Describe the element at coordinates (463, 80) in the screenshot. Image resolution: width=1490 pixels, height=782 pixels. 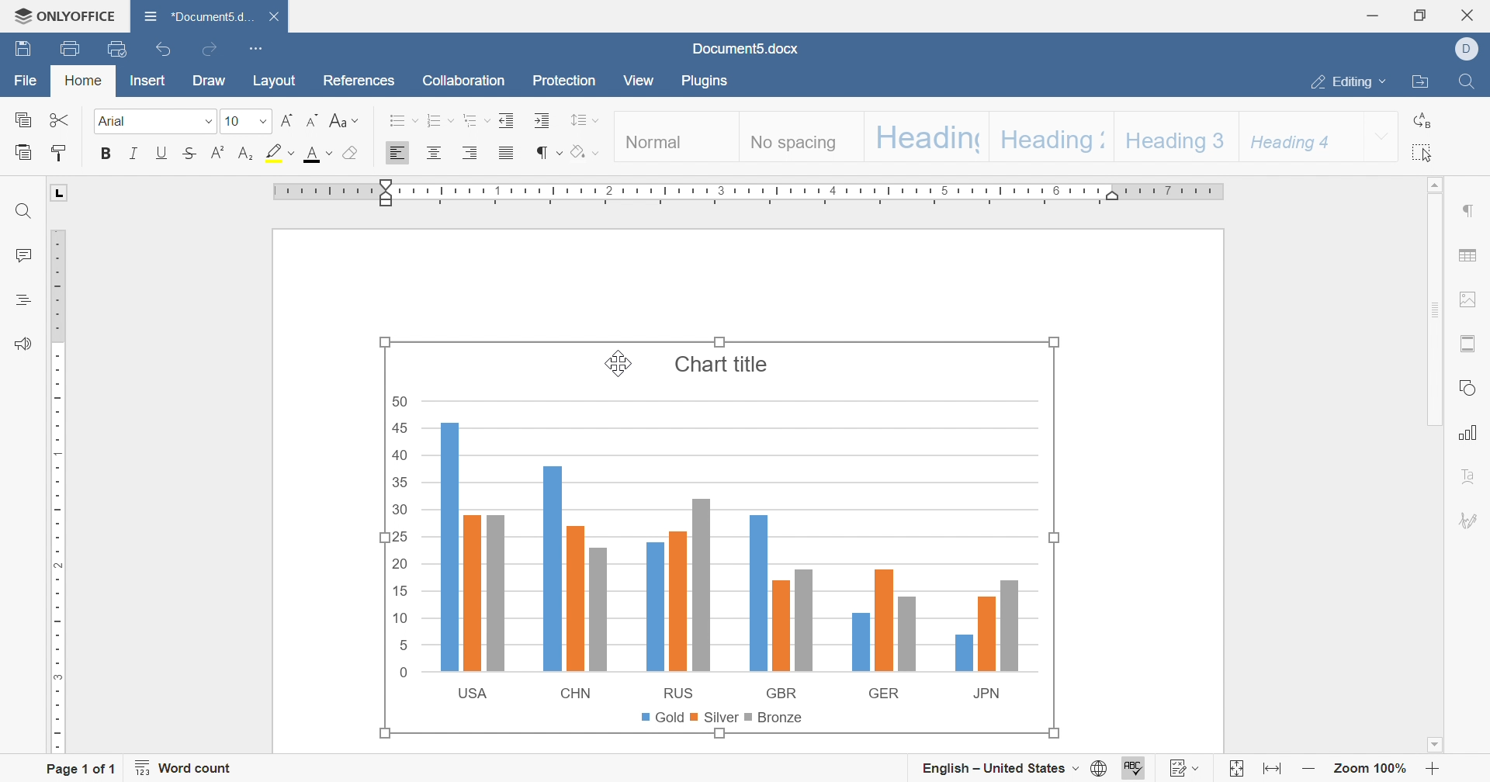
I see `collaboration` at that location.